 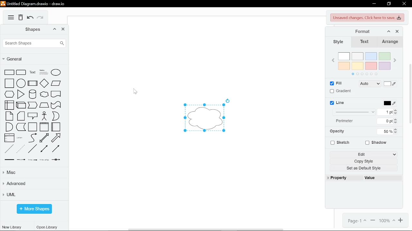 I want to click on shadow, so click(x=376, y=143).